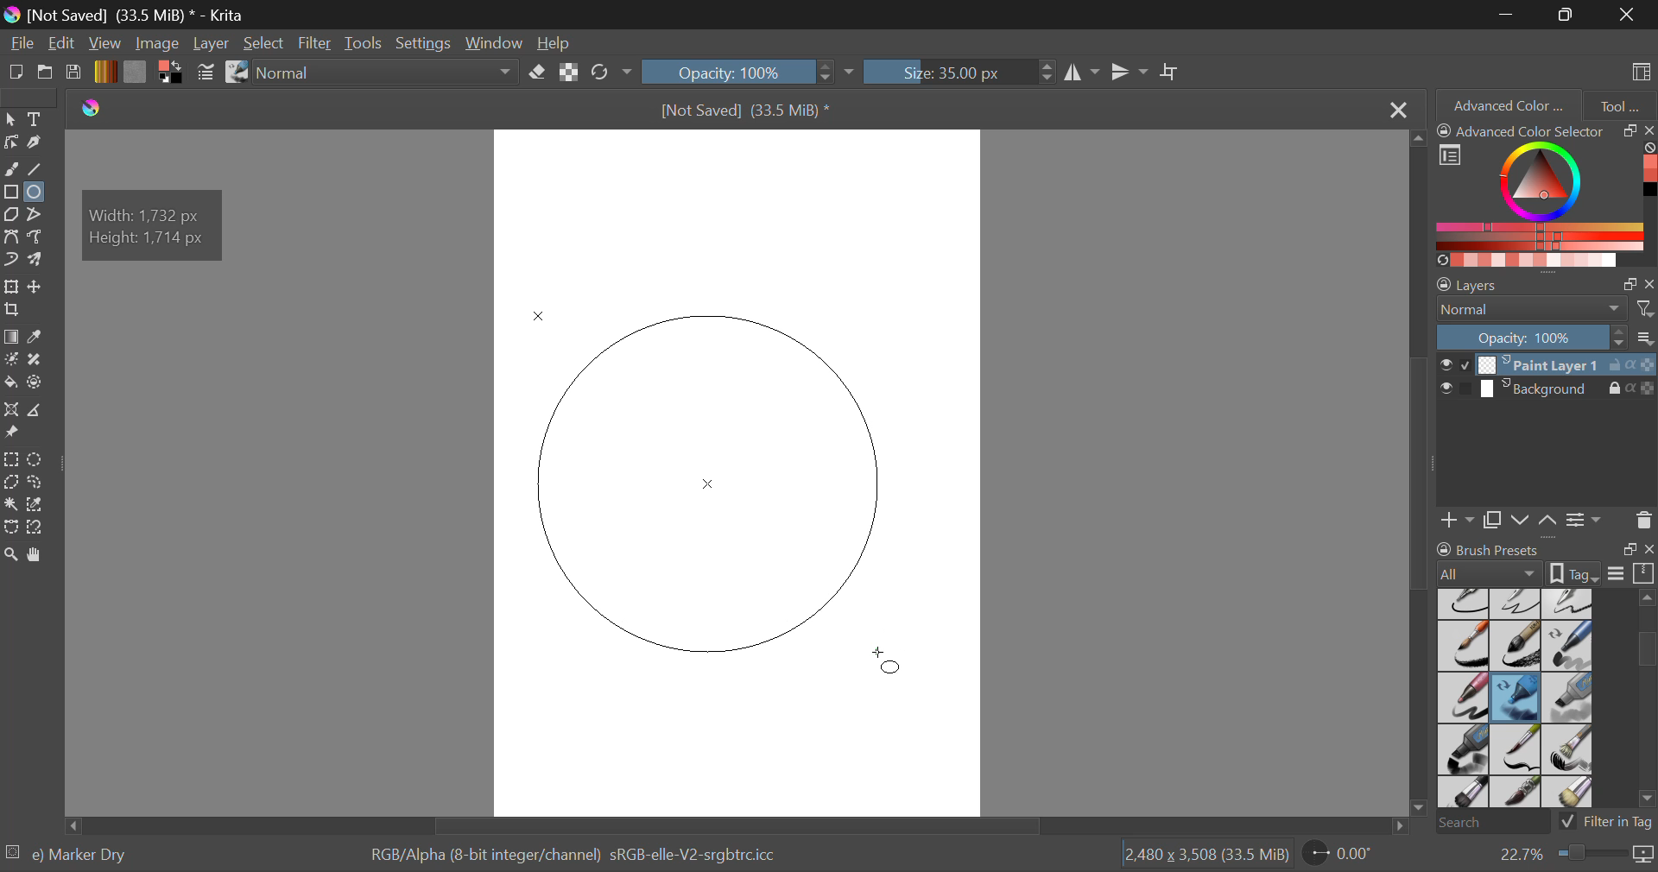 The width and height of the screenshot is (1658, 872). What do you see at coordinates (35, 459) in the screenshot?
I see `Elliptical Selection Tool` at bounding box center [35, 459].